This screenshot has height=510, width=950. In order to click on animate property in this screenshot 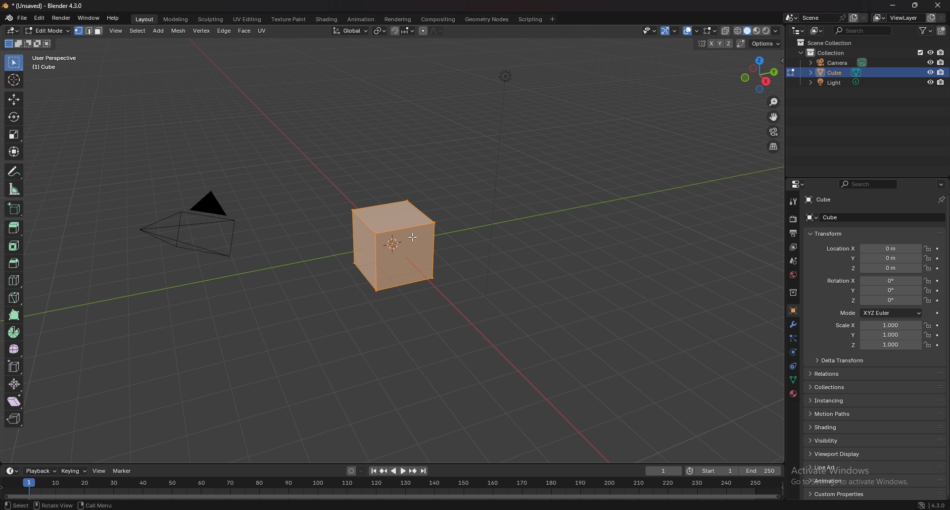, I will do `click(938, 281)`.